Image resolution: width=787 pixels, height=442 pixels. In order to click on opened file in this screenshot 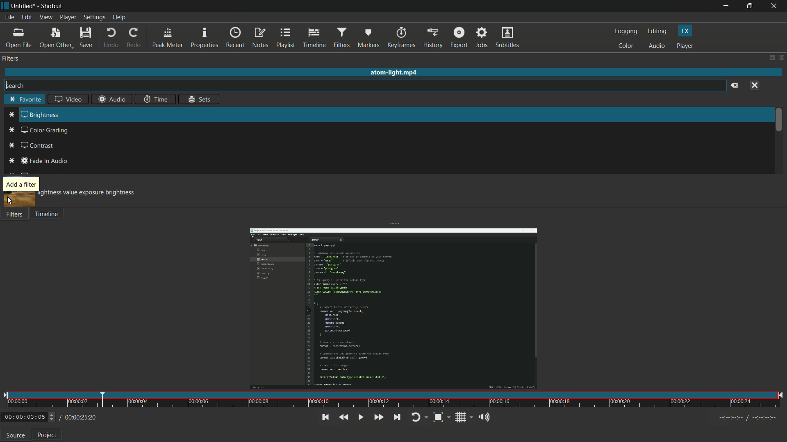, I will do `click(392, 304)`.